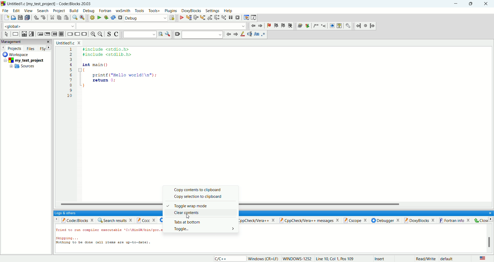 This screenshot has width=494, height=262. I want to click on setting, so click(213, 11).